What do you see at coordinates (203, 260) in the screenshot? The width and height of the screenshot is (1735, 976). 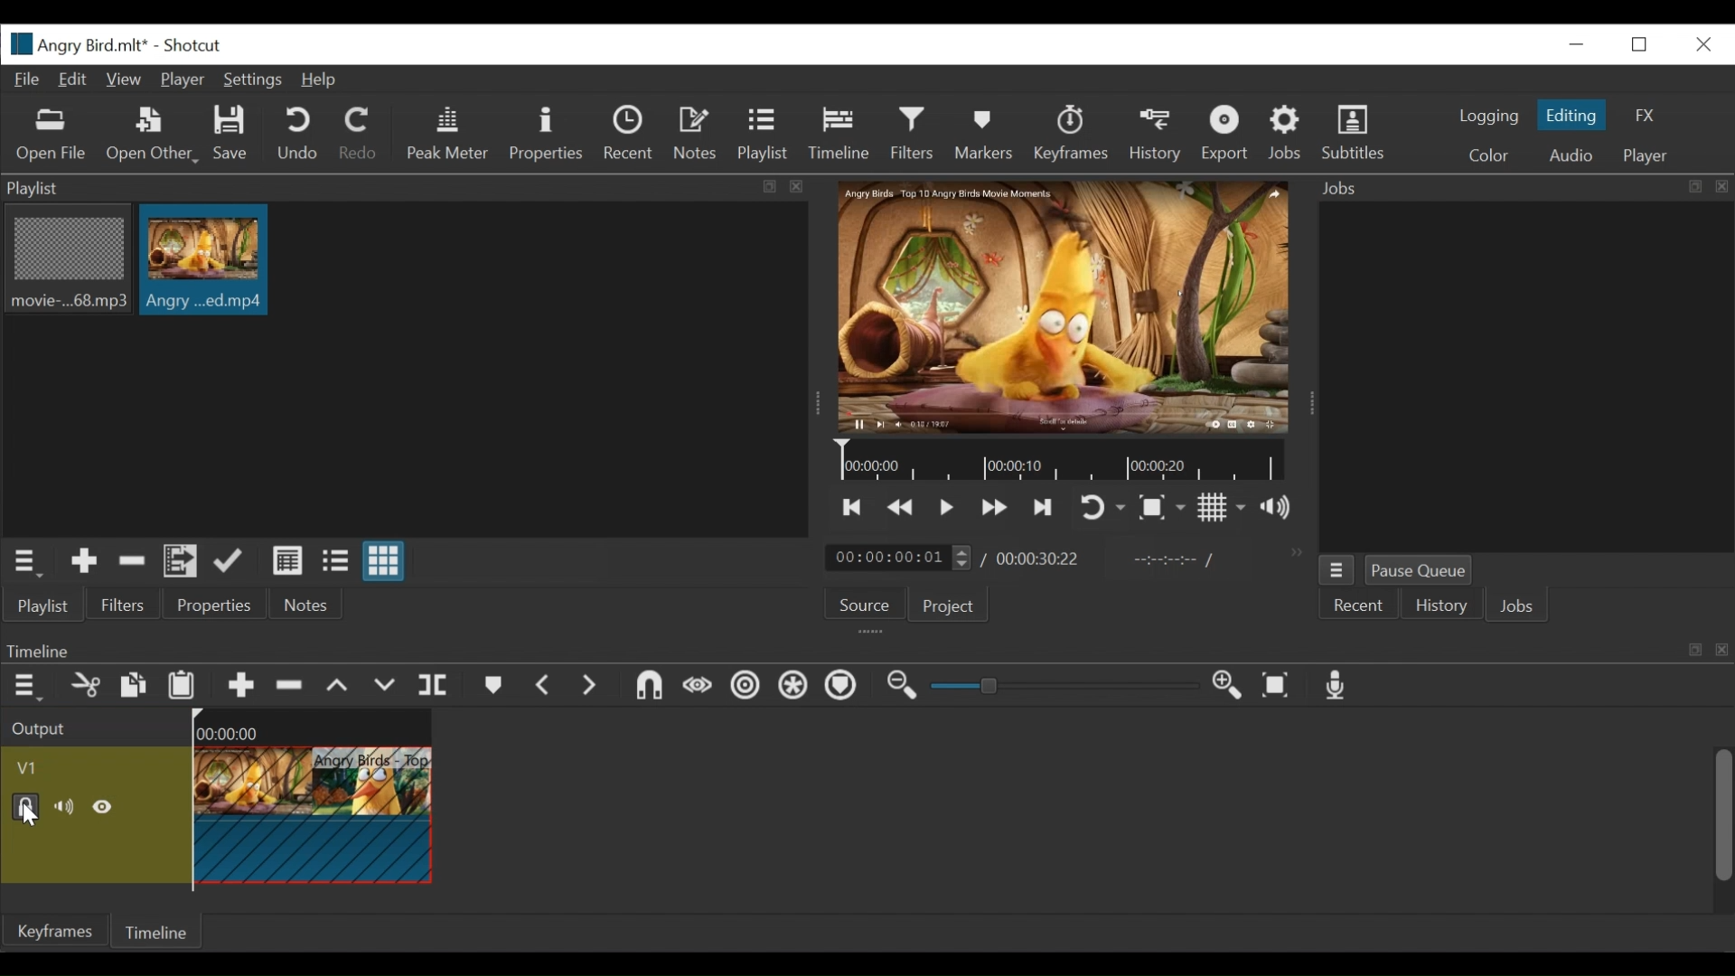 I see `Clip` at bounding box center [203, 260].